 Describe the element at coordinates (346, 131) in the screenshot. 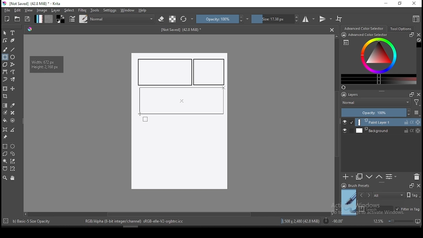

I see `layer visibility on/off` at that location.